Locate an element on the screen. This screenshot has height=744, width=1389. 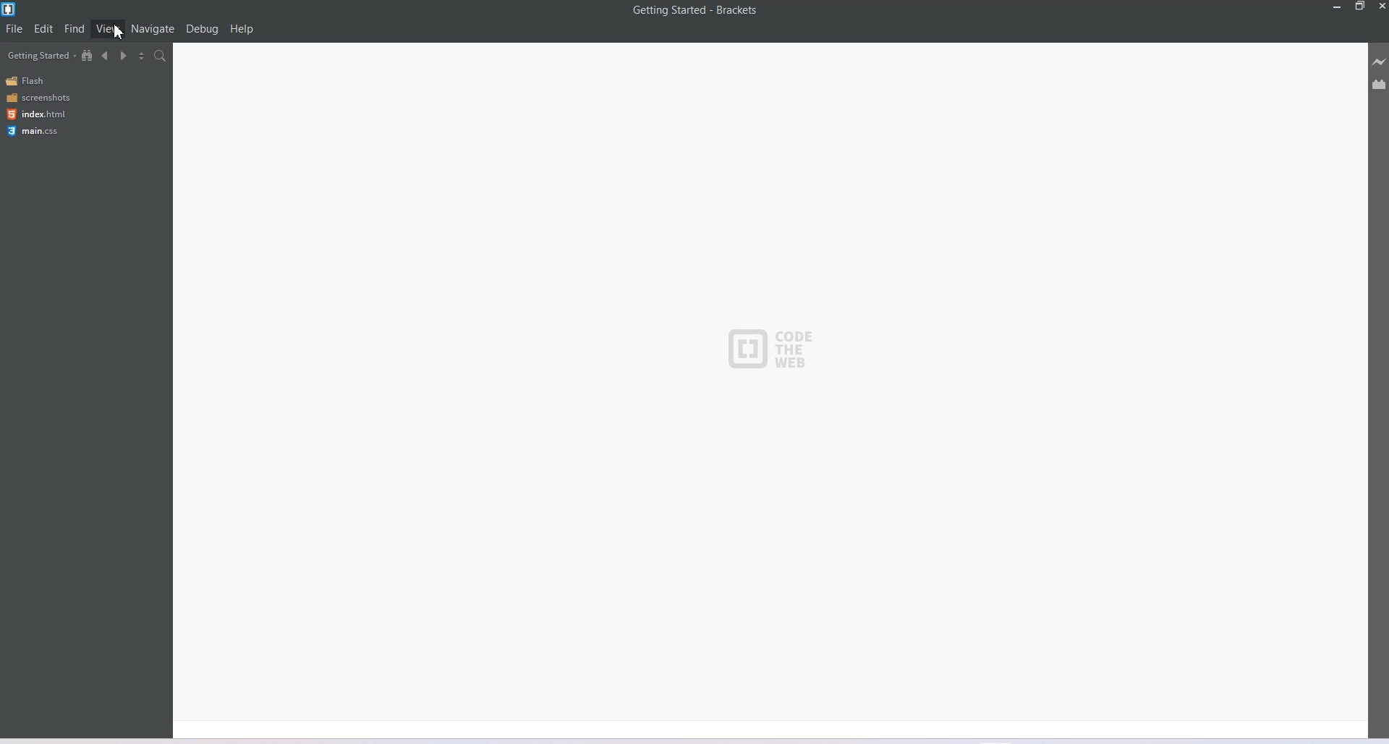
Find in Files is located at coordinates (161, 56).